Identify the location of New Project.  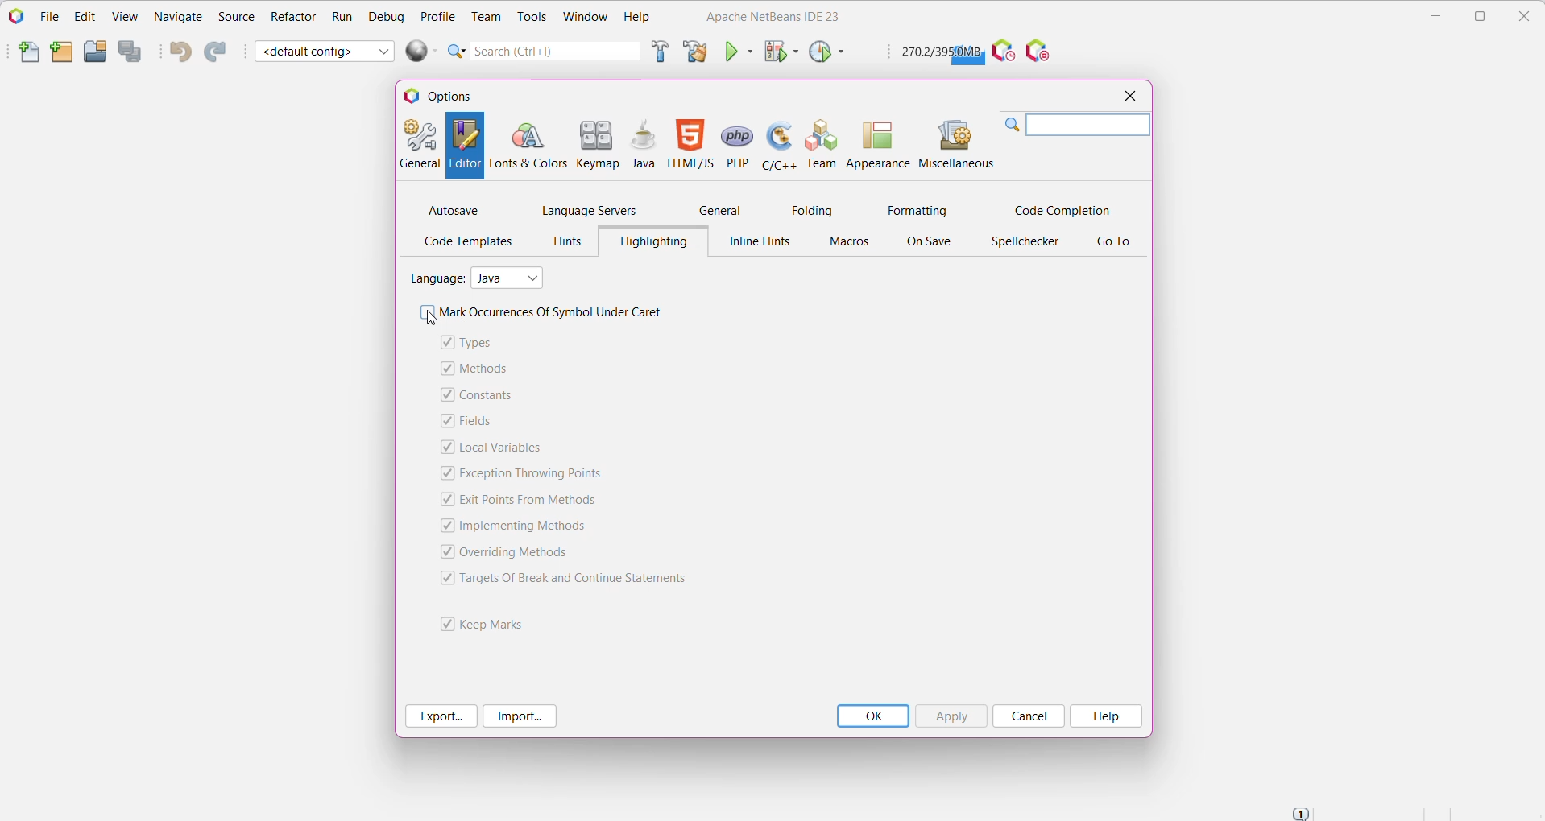
(60, 52).